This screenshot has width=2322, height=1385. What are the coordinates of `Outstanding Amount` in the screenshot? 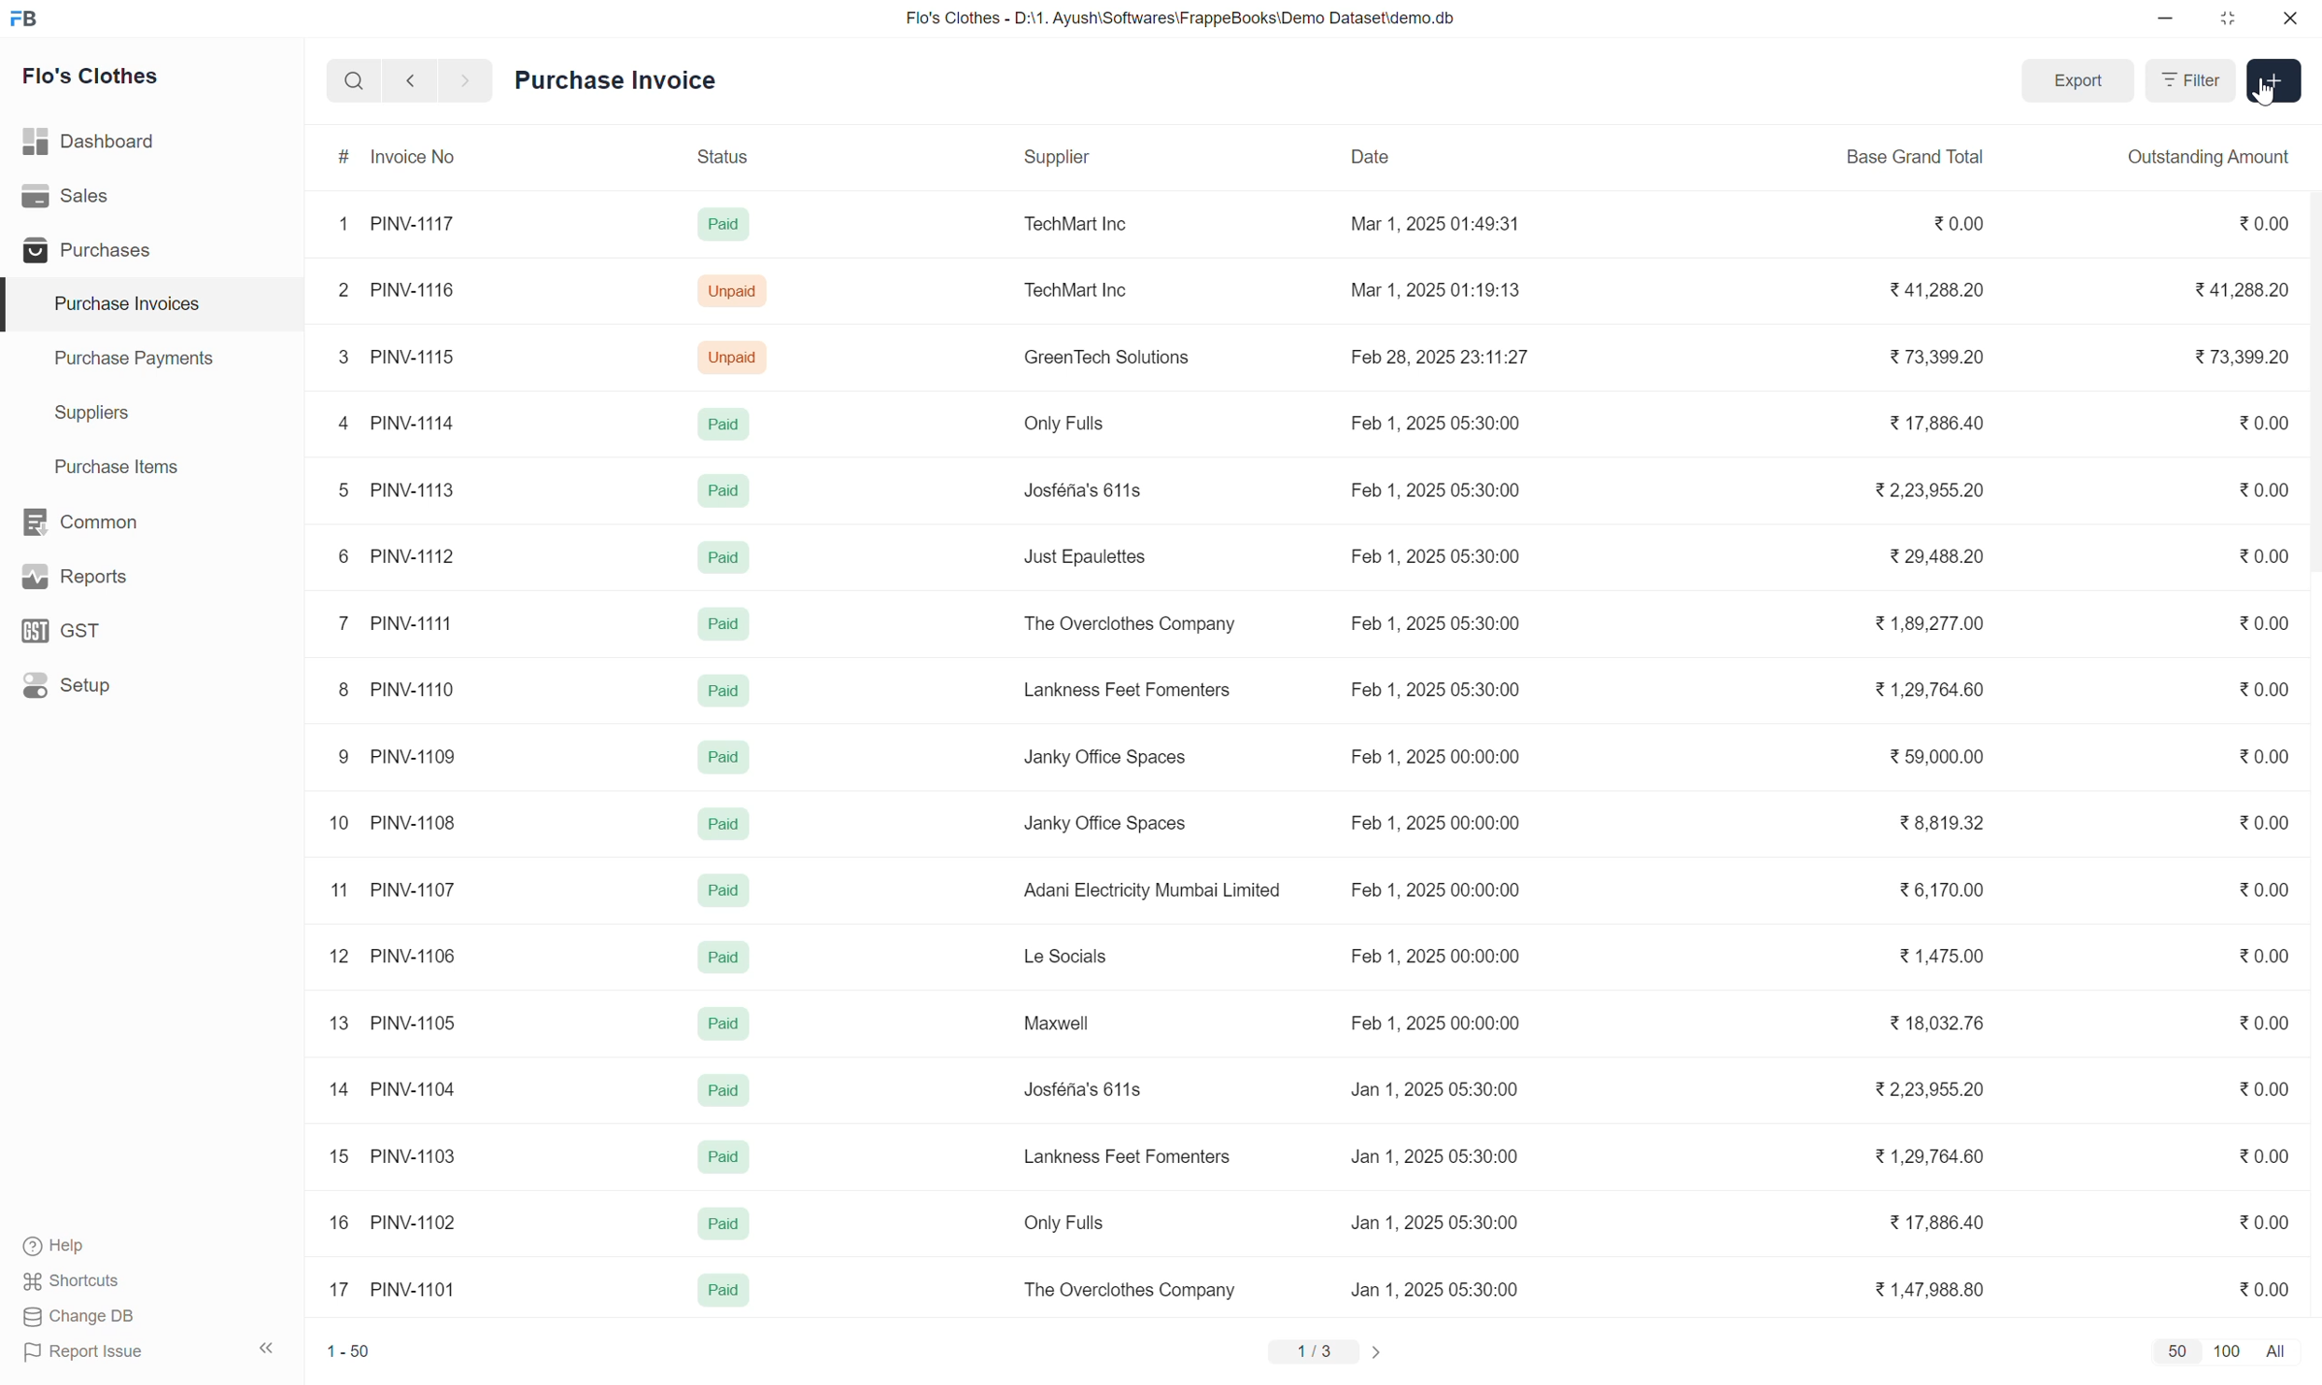 It's located at (2205, 159).